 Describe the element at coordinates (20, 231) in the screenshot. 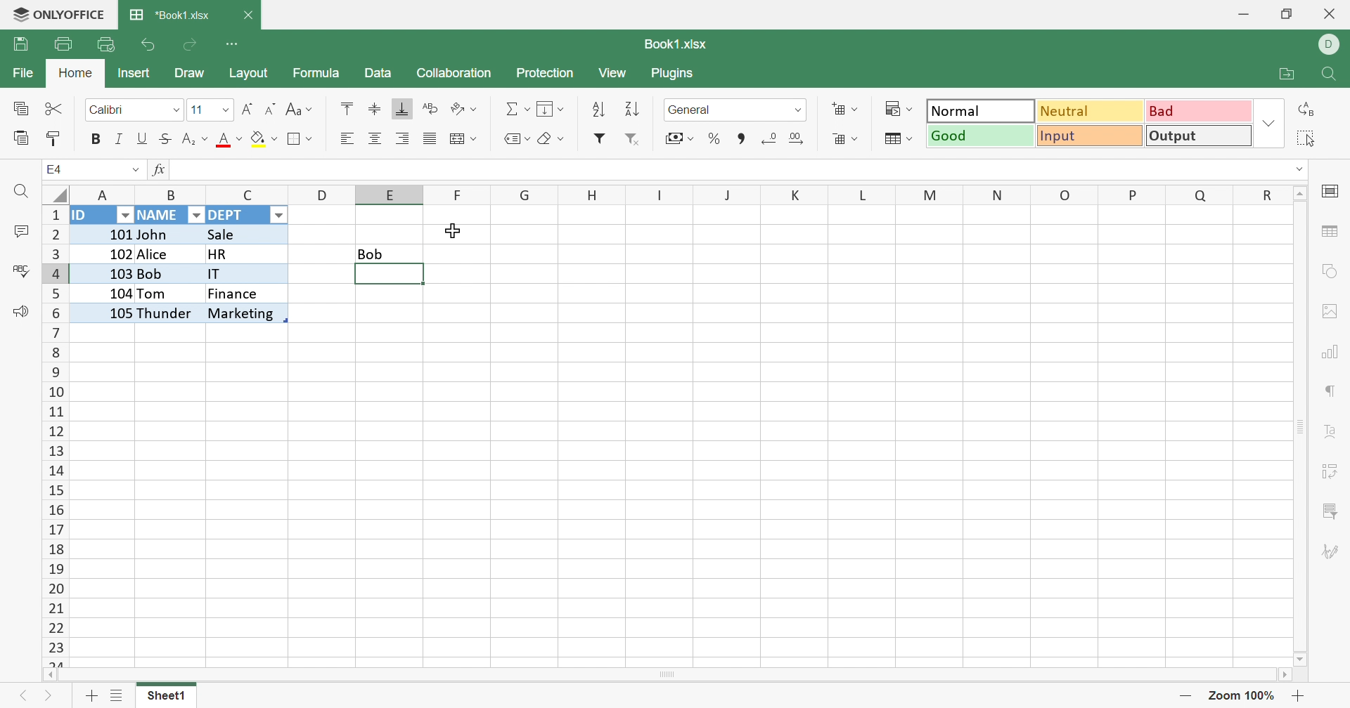

I see `Comments` at that location.